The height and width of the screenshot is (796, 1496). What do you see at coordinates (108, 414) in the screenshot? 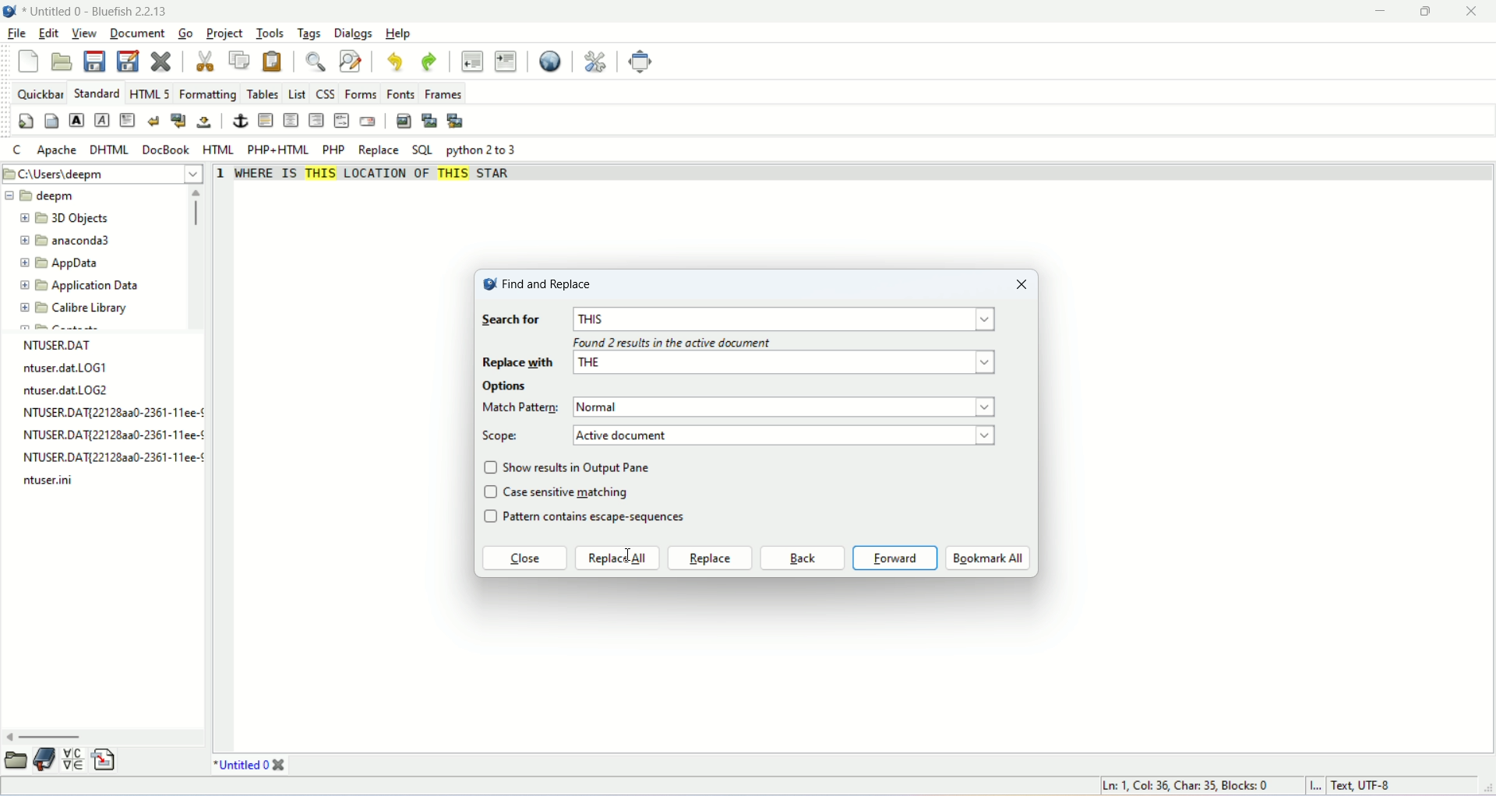
I see `file name` at bounding box center [108, 414].